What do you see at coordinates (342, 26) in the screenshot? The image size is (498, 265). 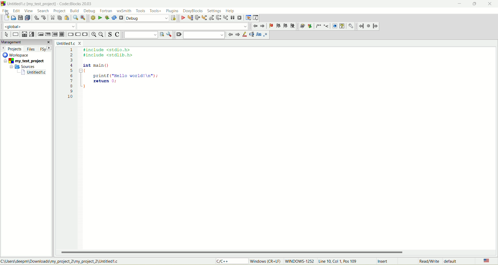 I see `CHM` at bounding box center [342, 26].